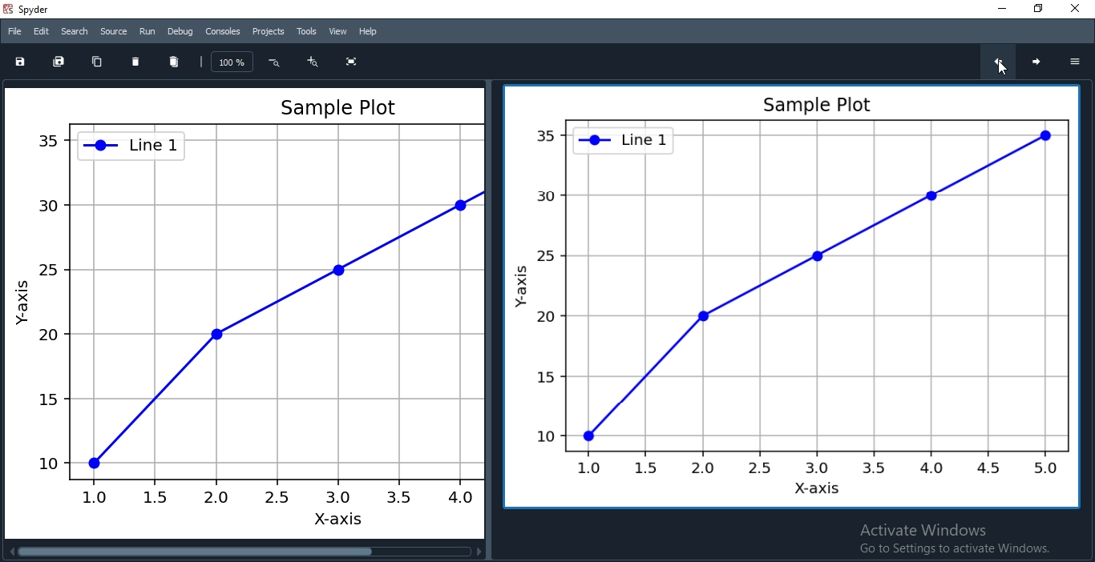  Describe the element at coordinates (998, 62) in the screenshot. I see `previous chat` at that location.